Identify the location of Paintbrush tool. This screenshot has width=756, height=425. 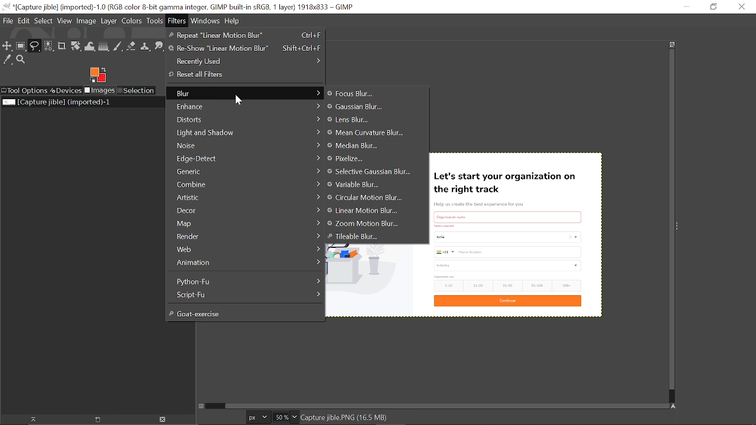
(118, 47).